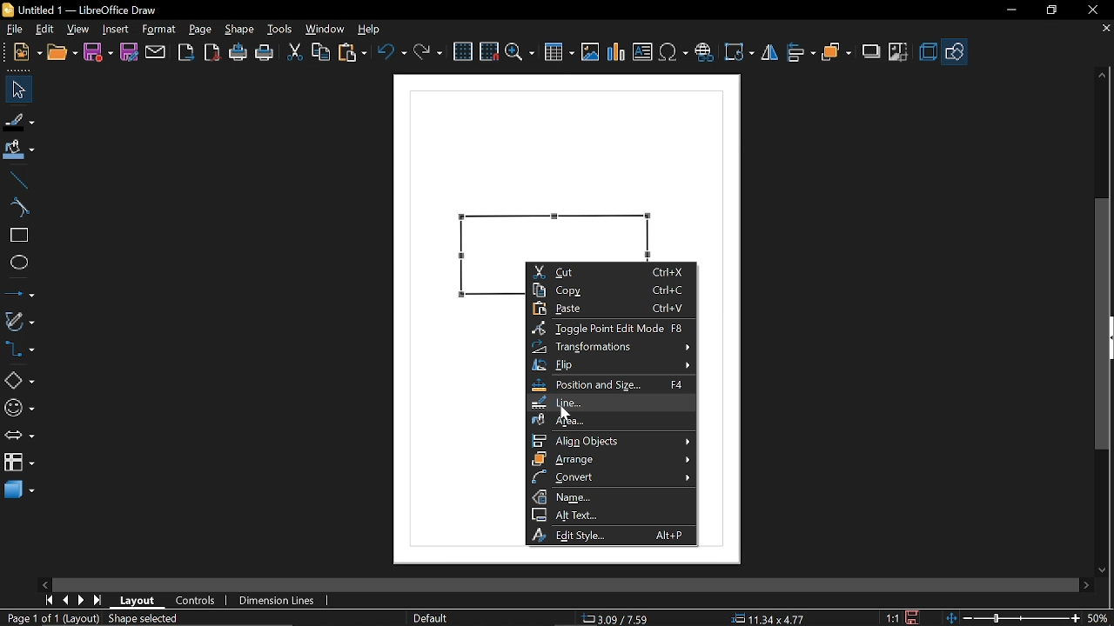 The height and width of the screenshot is (626, 1114). Describe the element at coordinates (129, 52) in the screenshot. I see `save as` at that location.